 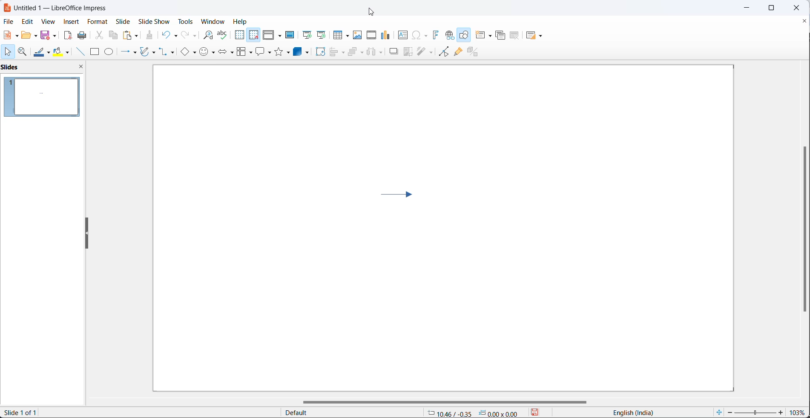 What do you see at coordinates (801, 229) in the screenshot?
I see `scroll bar` at bounding box center [801, 229].